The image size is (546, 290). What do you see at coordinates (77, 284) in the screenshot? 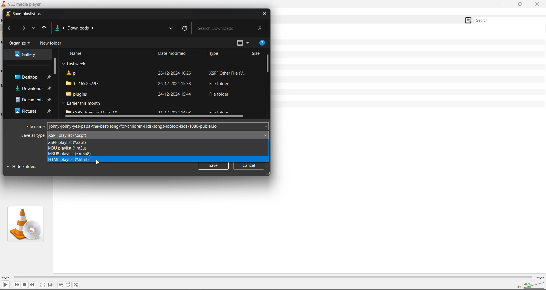
I see `random` at bounding box center [77, 284].